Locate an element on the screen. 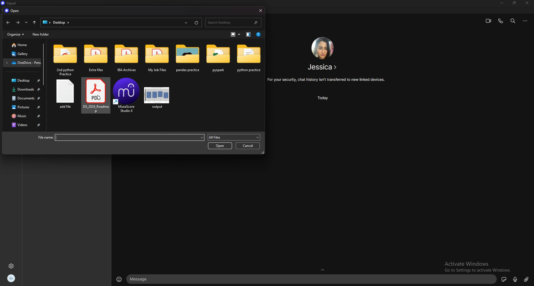  document is located at coordinates (95, 98).